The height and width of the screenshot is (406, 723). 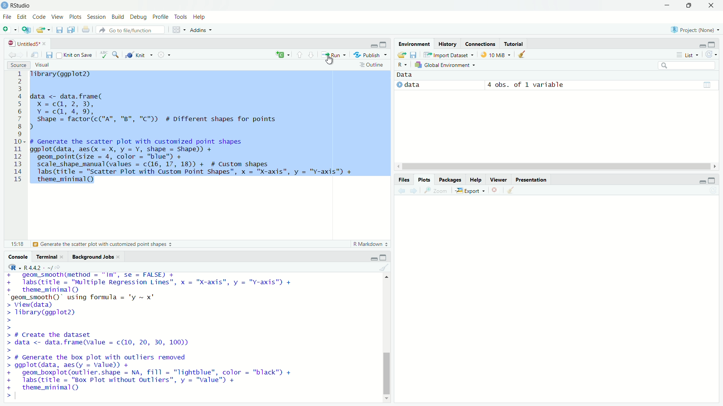 I want to click on Create a project, so click(x=27, y=29).